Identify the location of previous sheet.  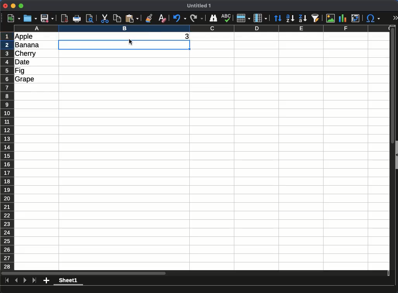
(16, 281).